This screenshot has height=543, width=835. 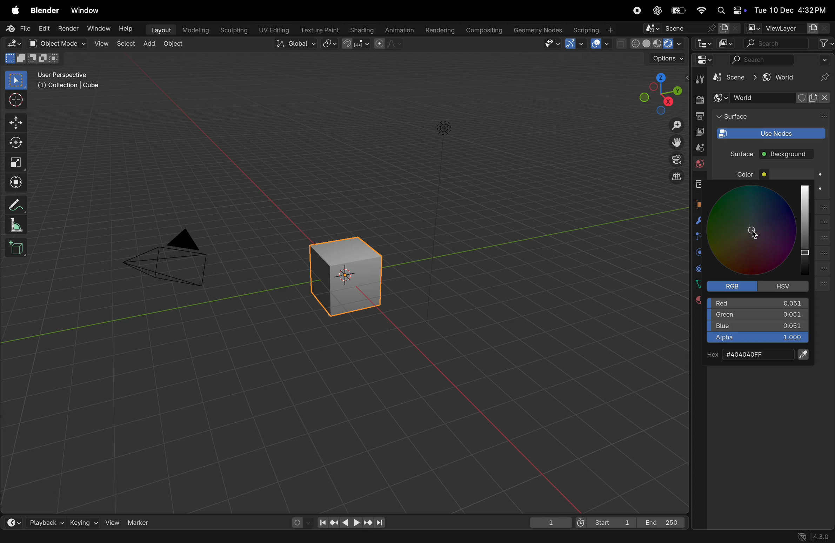 I want to click on - Use Nodes, so click(x=770, y=133).